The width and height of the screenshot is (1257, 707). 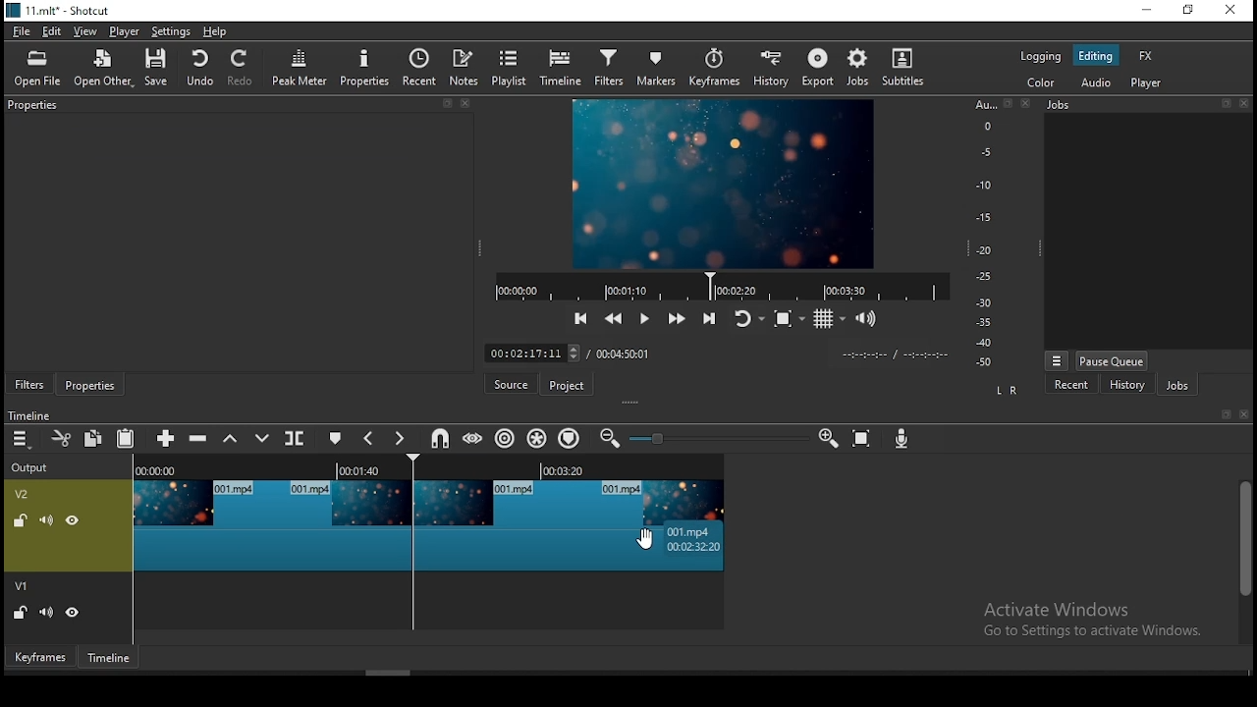 What do you see at coordinates (228, 439) in the screenshot?
I see `lift` at bounding box center [228, 439].